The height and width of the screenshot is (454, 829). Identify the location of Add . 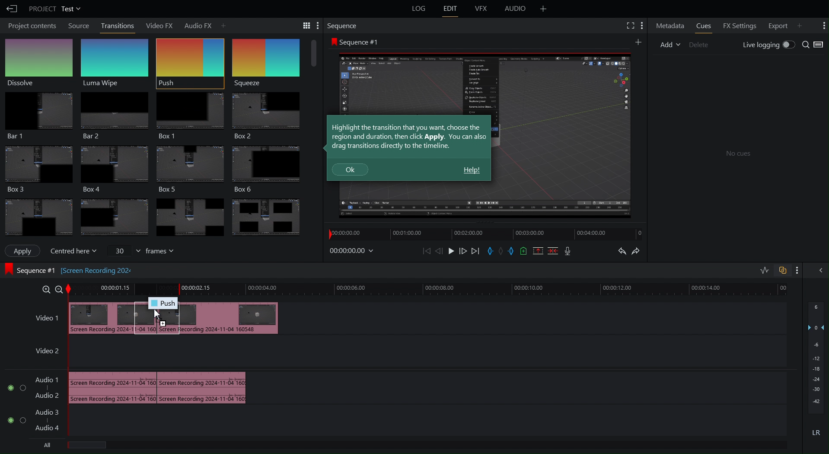
(669, 45).